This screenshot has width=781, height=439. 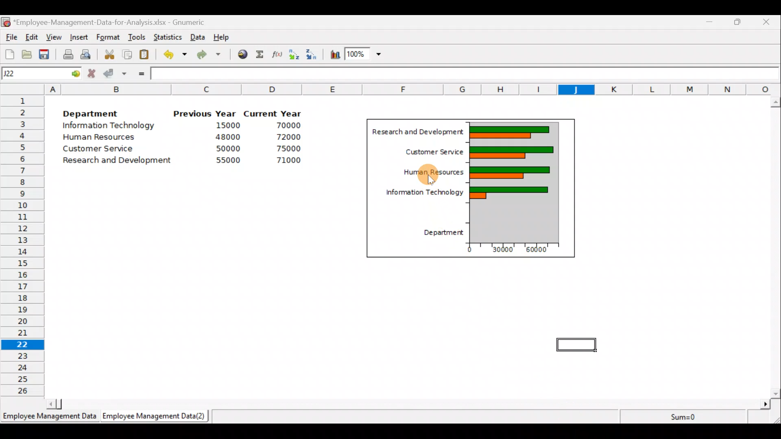 I want to click on Create a new workbook, so click(x=9, y=53).